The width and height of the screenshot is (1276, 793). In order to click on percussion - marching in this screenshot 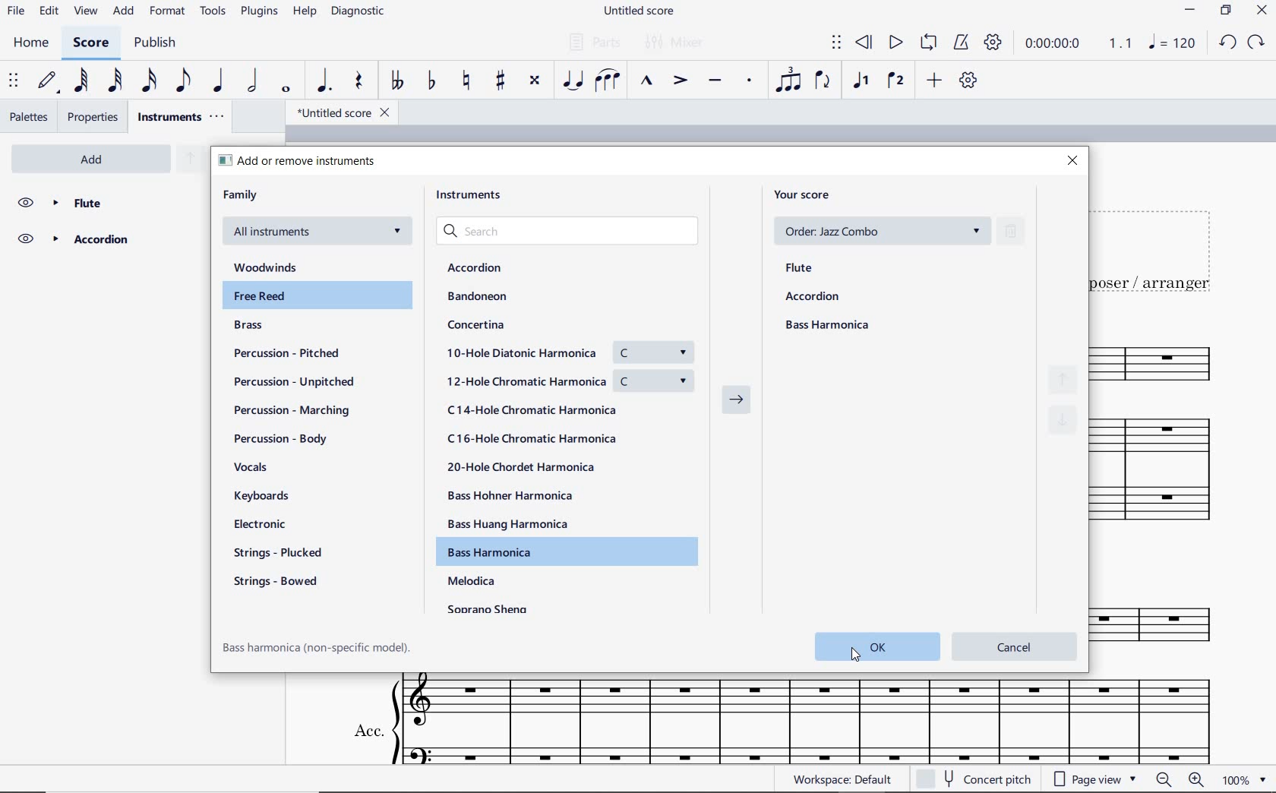, I will do `click(298, 411)`.